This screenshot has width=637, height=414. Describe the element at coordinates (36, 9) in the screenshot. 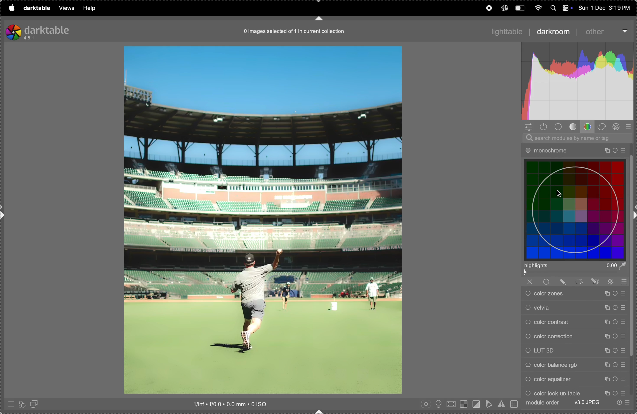

I see `darktable` at that location.